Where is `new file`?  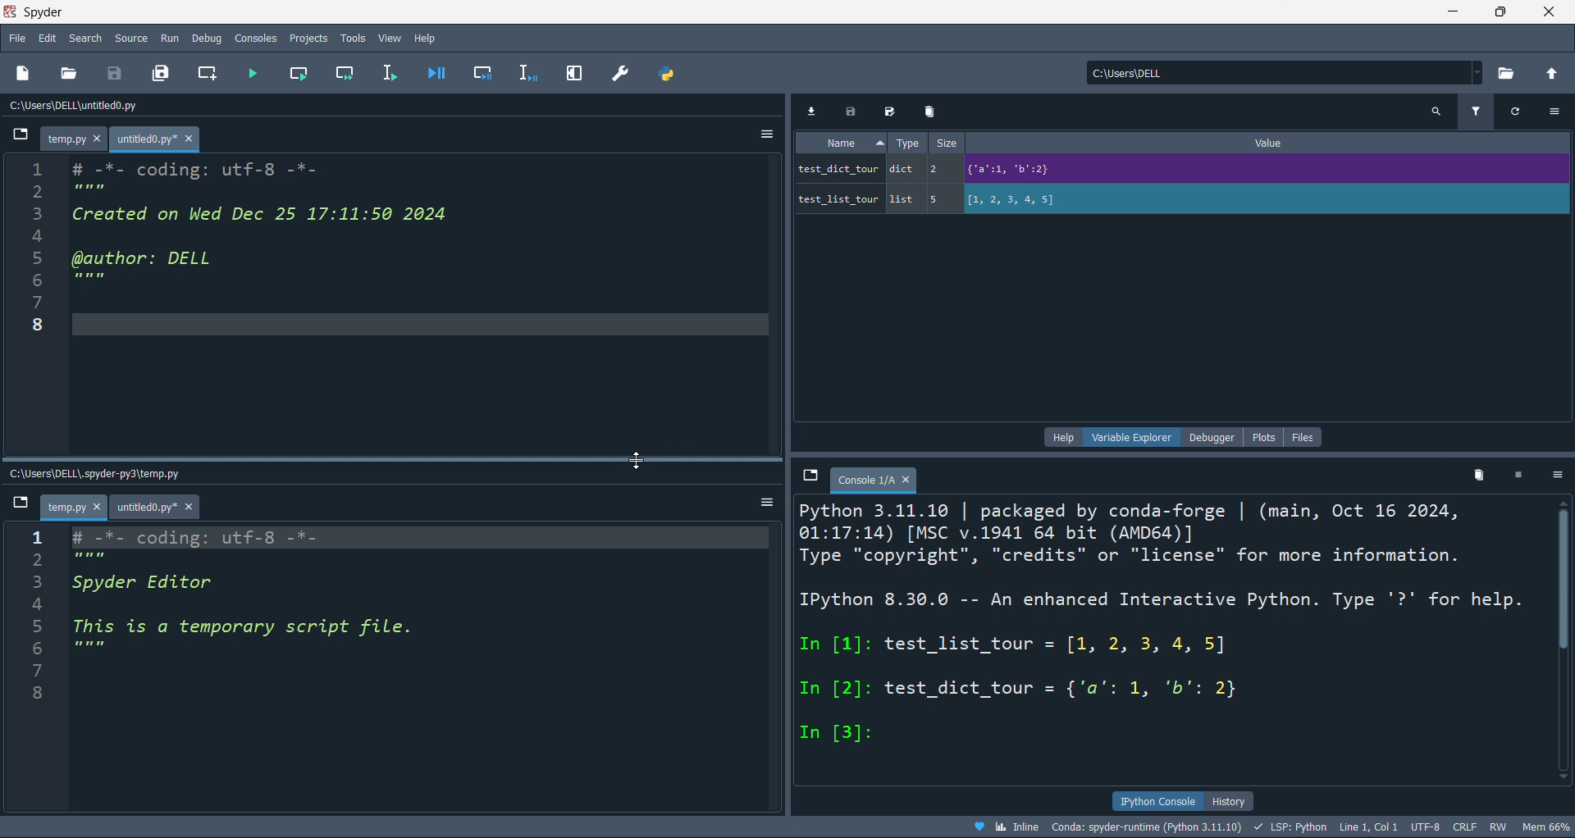 new file is located at coordinates (32, 72).